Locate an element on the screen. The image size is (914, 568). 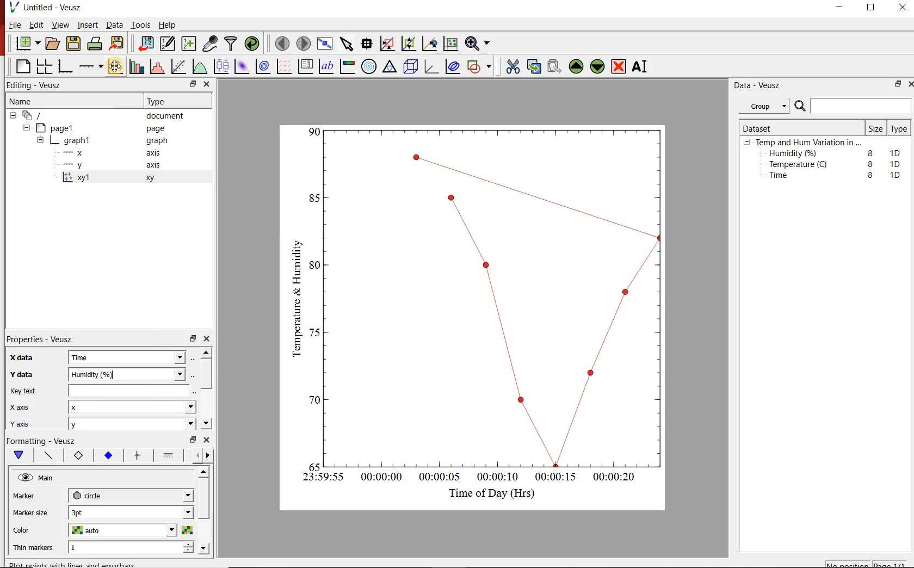
8 is located at coordinates (868, 151).